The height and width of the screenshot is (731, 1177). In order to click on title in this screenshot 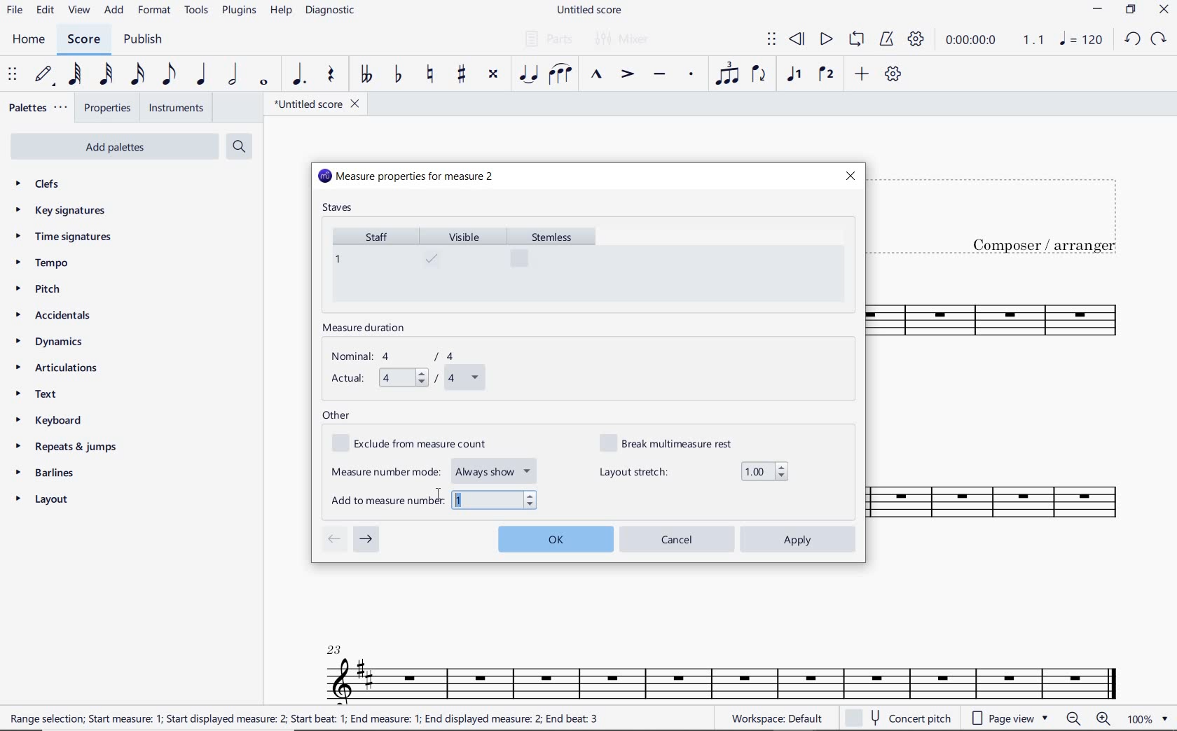, I will do `click(1007, 213)`.